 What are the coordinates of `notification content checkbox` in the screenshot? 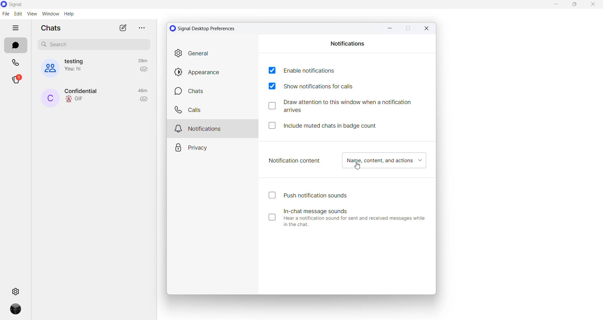 It's located at (386, 162).